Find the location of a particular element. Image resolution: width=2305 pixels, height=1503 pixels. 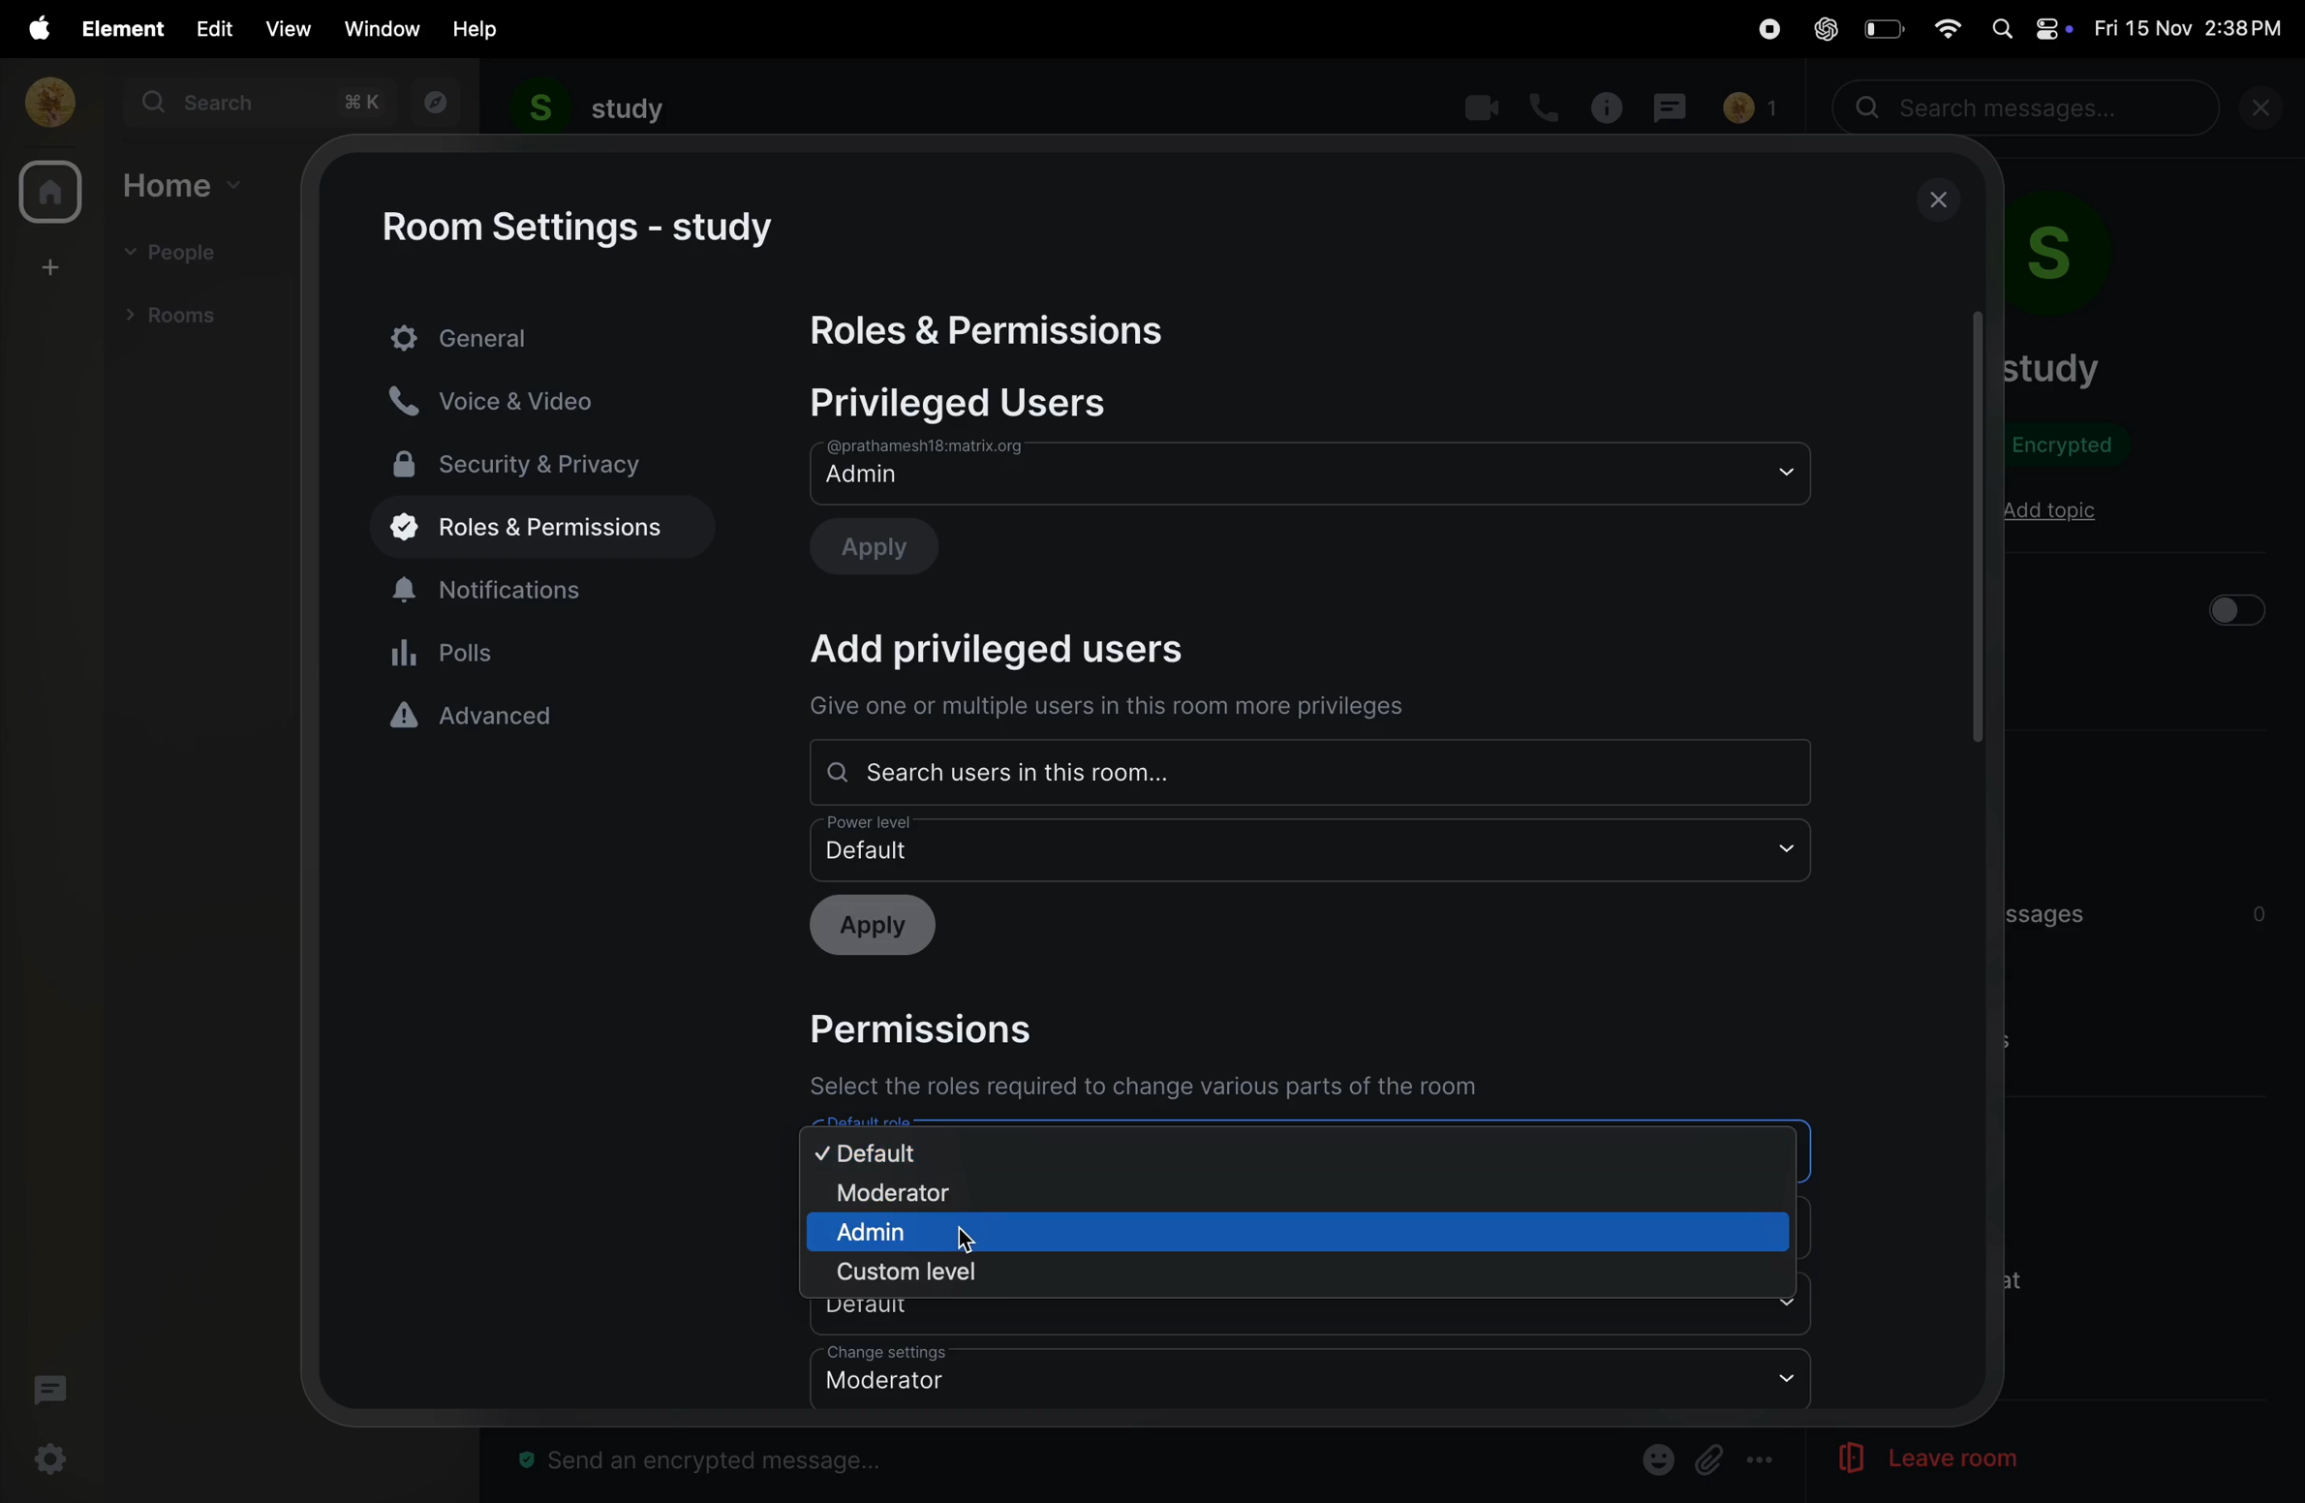

leave room is located at coordinates (1901, 1459).